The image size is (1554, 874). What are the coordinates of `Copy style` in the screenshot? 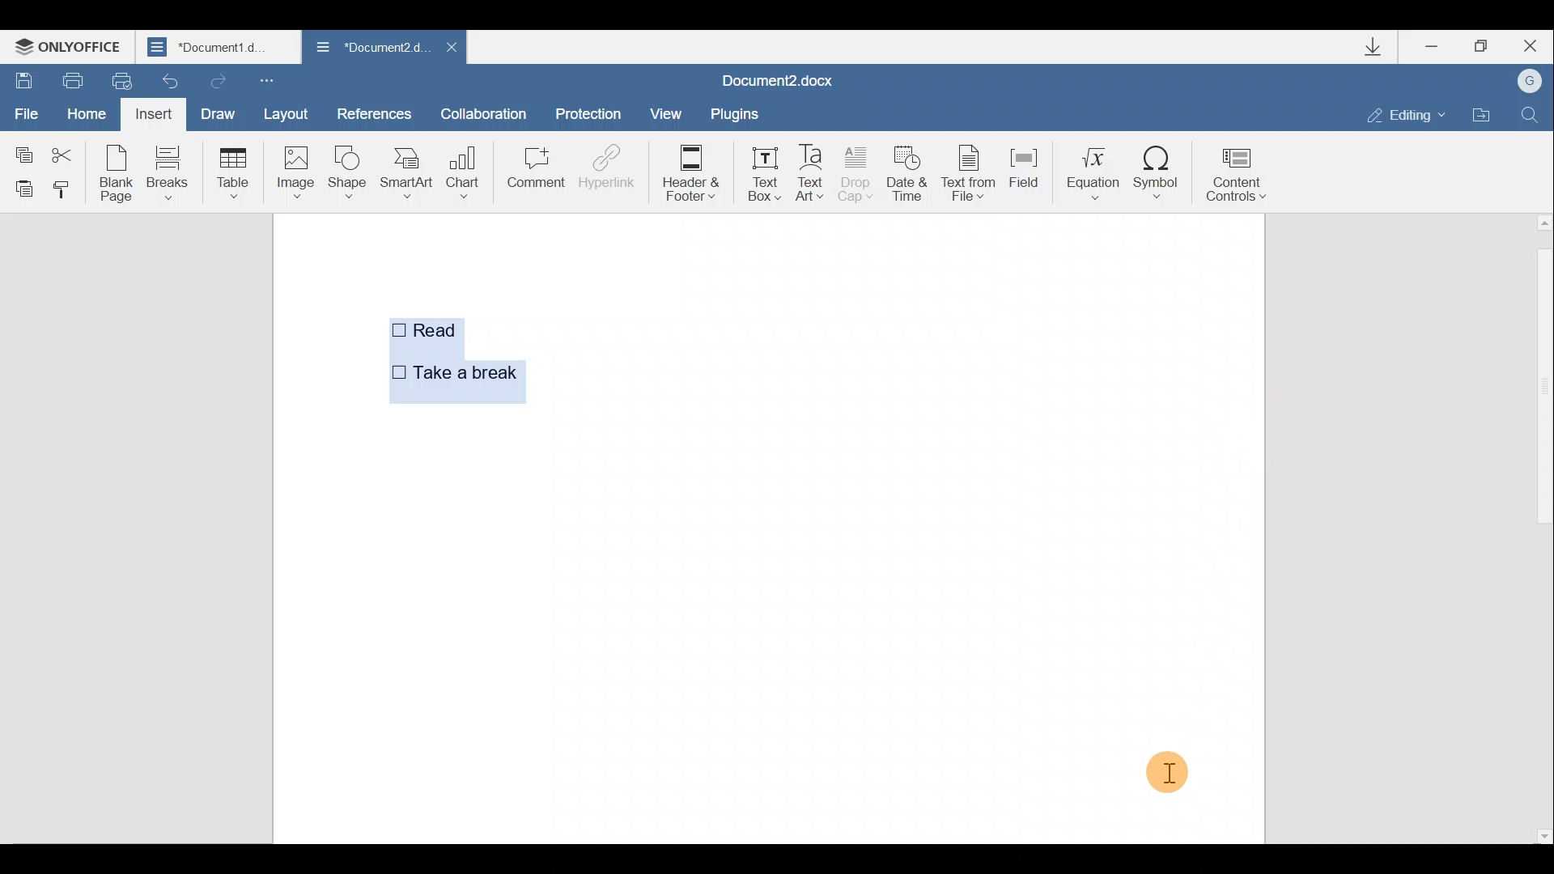 It's located at (66, 190).